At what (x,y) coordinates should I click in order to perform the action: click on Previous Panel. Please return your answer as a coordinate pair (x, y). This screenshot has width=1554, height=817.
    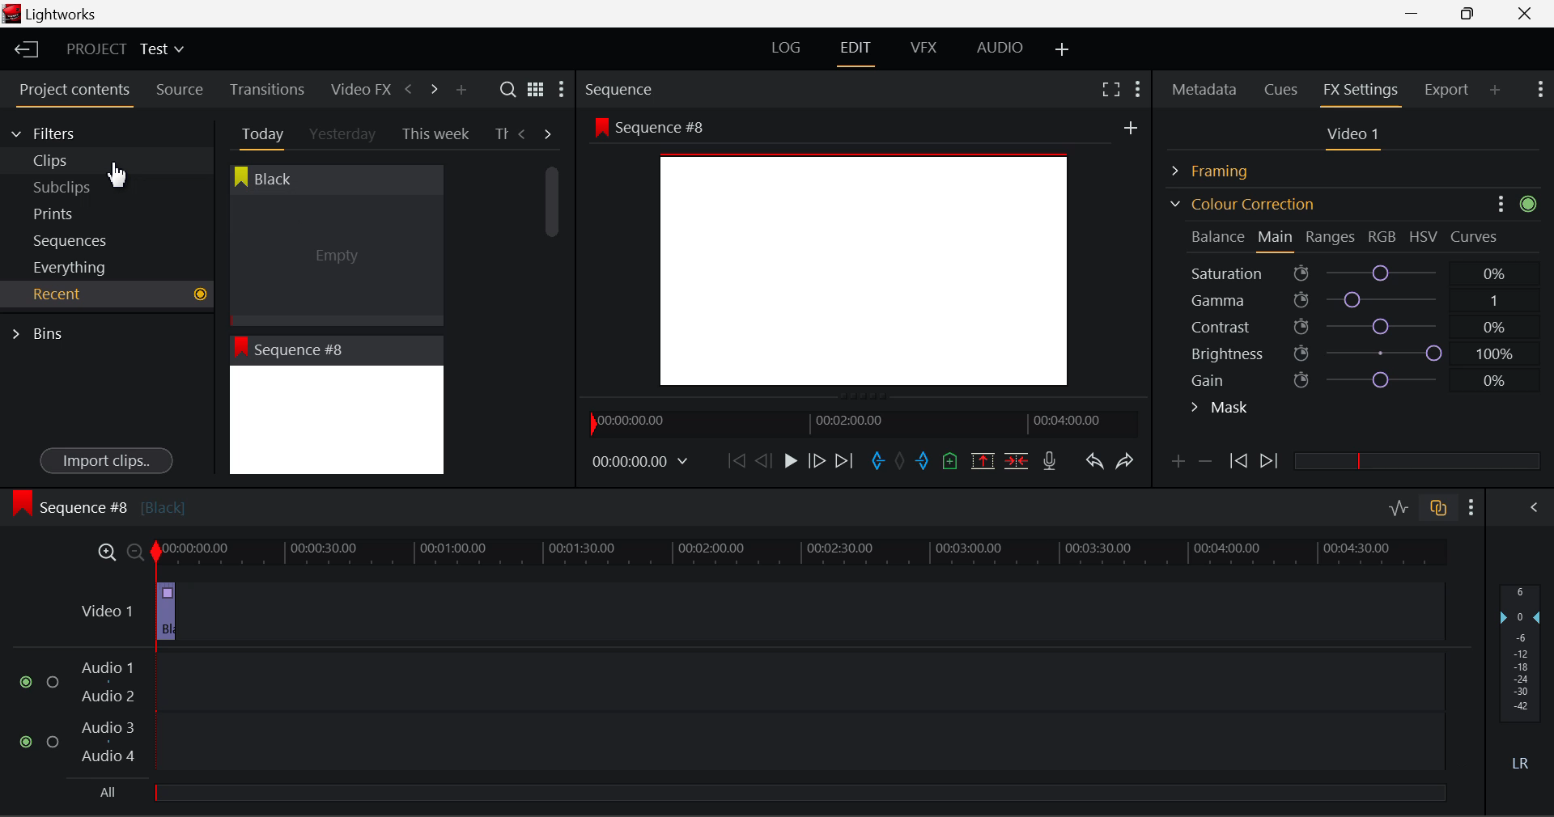
    Looking at the image, I should click on (408, 90).